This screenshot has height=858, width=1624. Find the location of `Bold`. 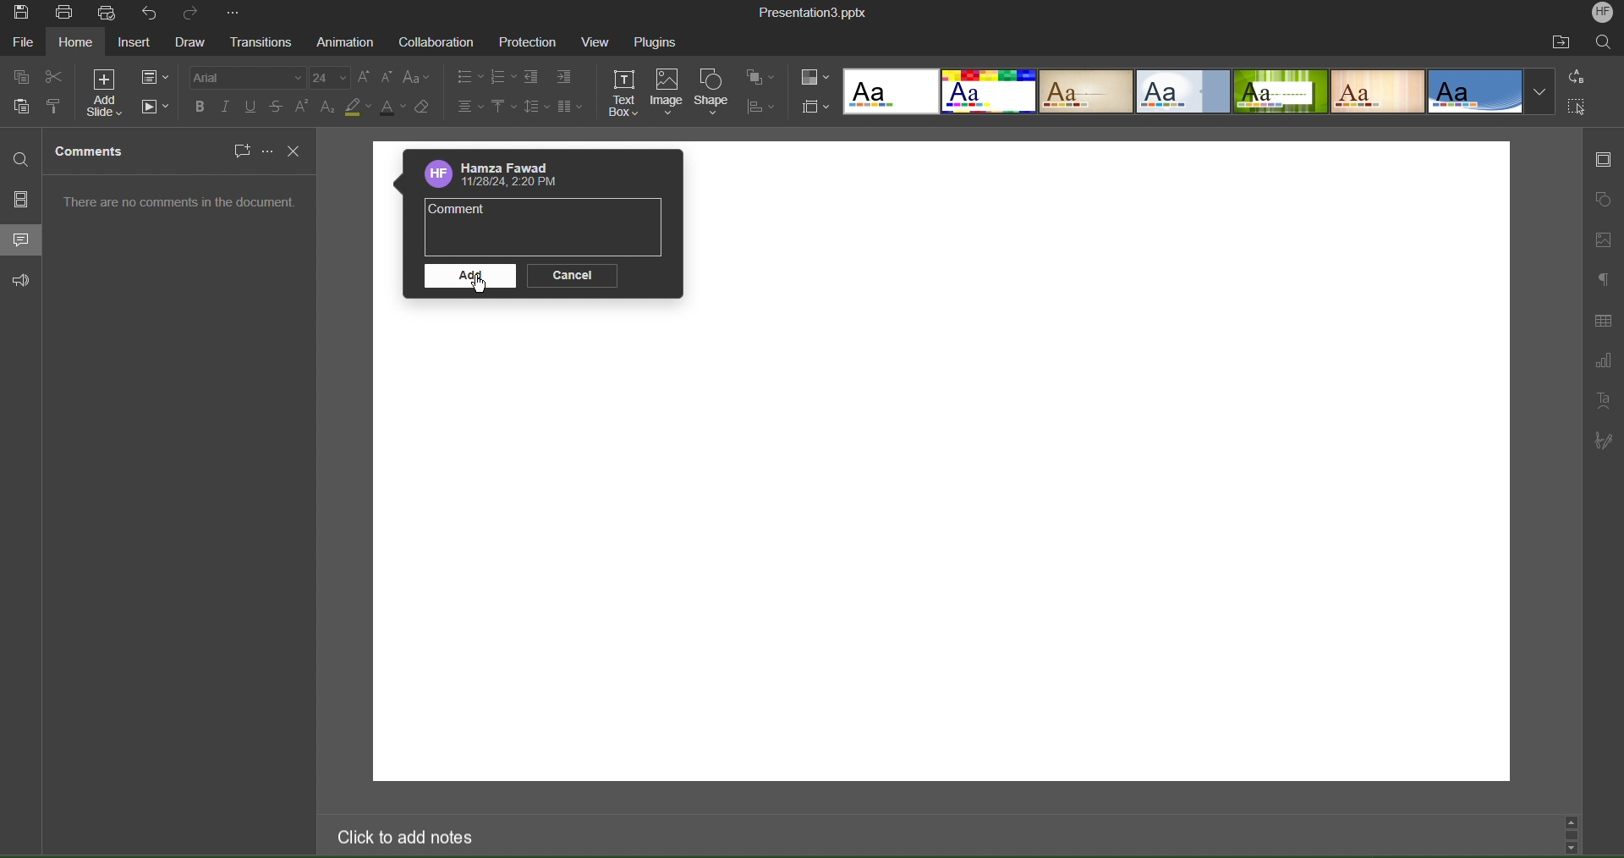

Bold is located at coordinates (202, 107).